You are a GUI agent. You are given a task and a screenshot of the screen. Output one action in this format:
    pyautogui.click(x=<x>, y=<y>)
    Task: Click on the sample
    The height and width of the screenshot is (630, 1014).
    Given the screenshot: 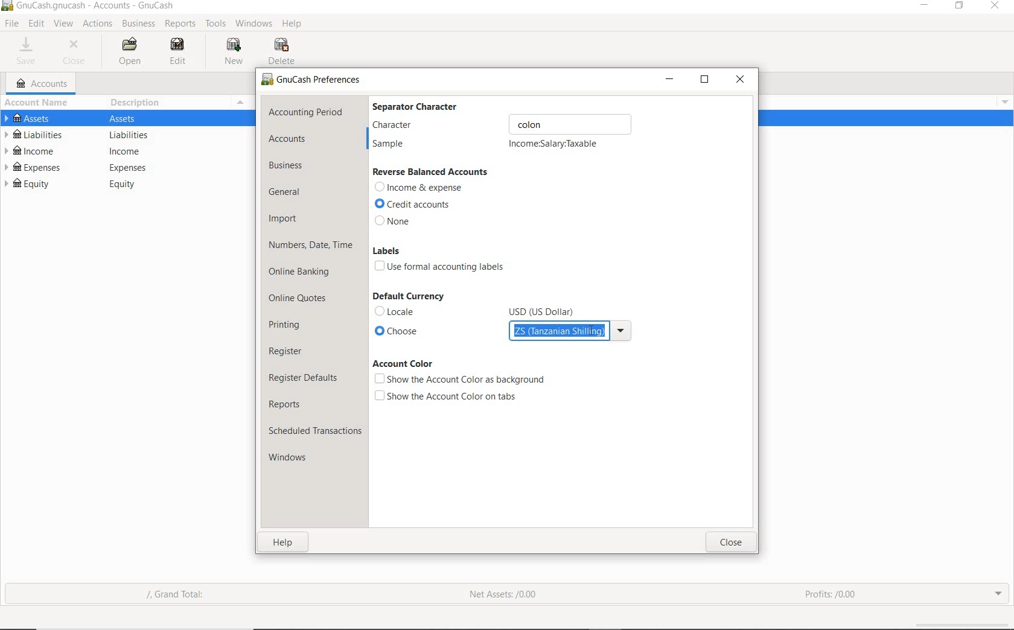 What is the action you would take?
    pyautogui.click(x=393, y=145)
    